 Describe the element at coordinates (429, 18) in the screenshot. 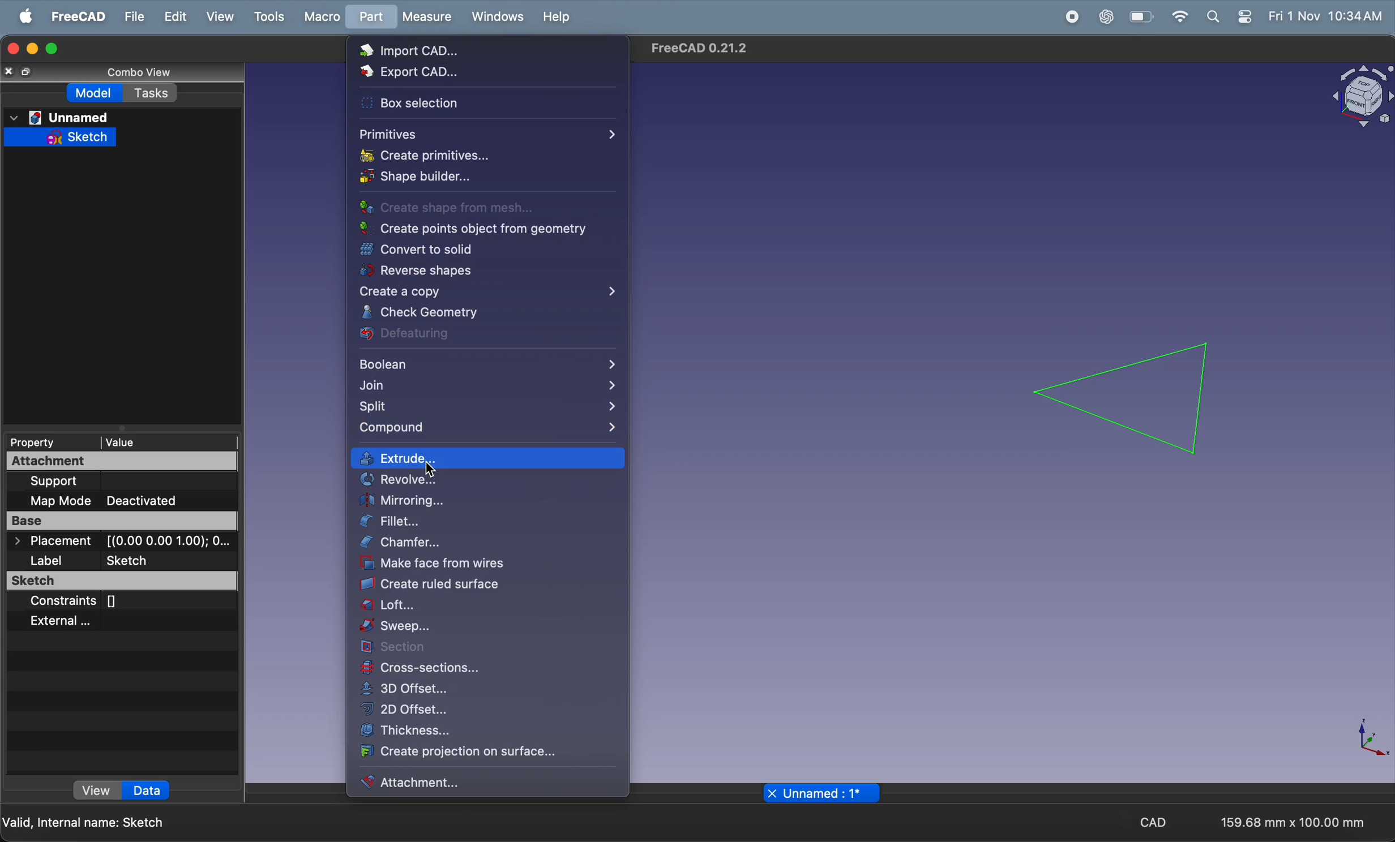

I see `measure` at that location.